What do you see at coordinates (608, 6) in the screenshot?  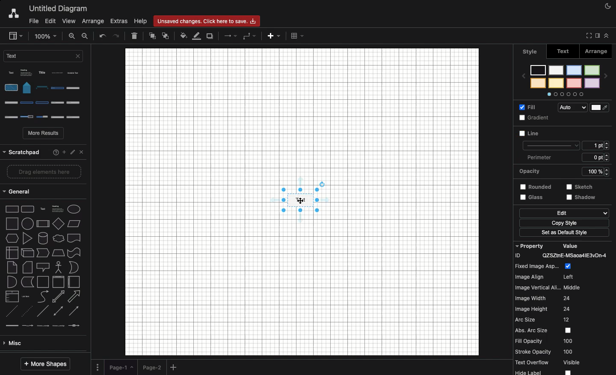 I see `Night ` at bounding box center [608, 6].